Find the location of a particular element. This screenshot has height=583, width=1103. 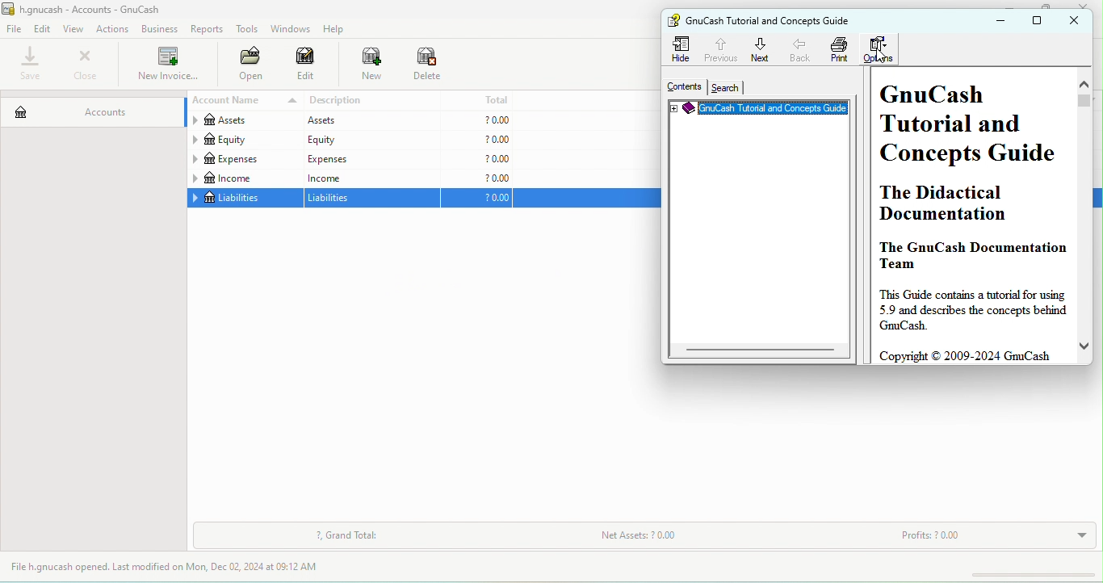

file is located at coordinates (15, 30).